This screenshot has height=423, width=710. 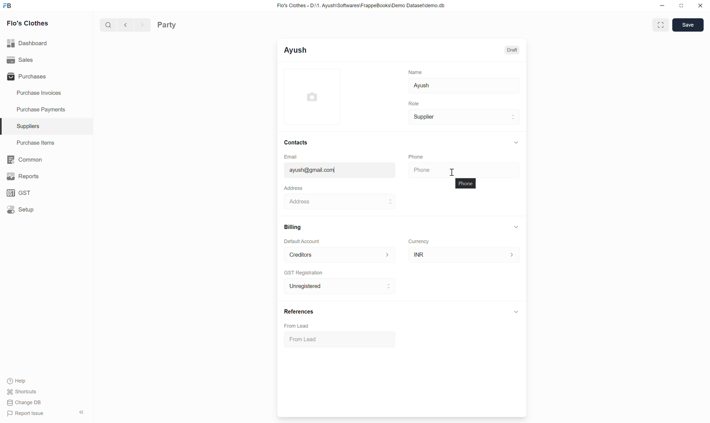 I want to click on Setup, so click(x=46, y=210).